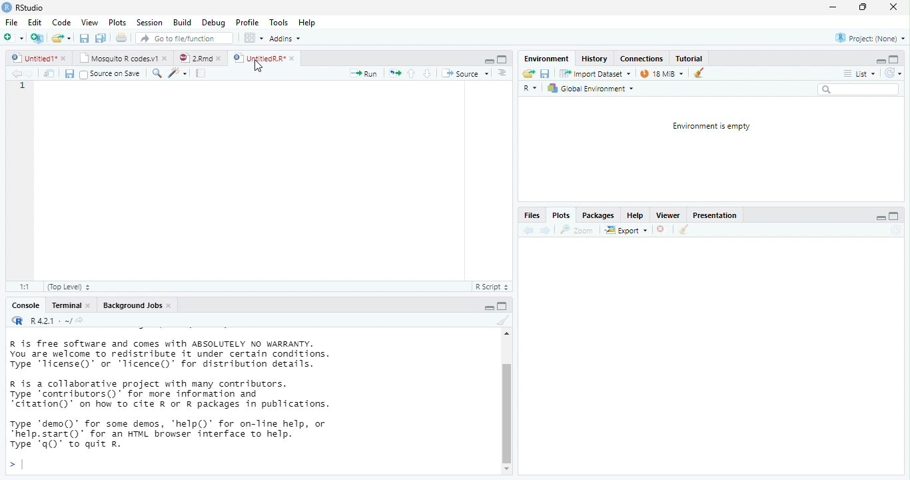 The width and height of the screenshot is (910, 480). I want to click on print current file, so click(101, 38).